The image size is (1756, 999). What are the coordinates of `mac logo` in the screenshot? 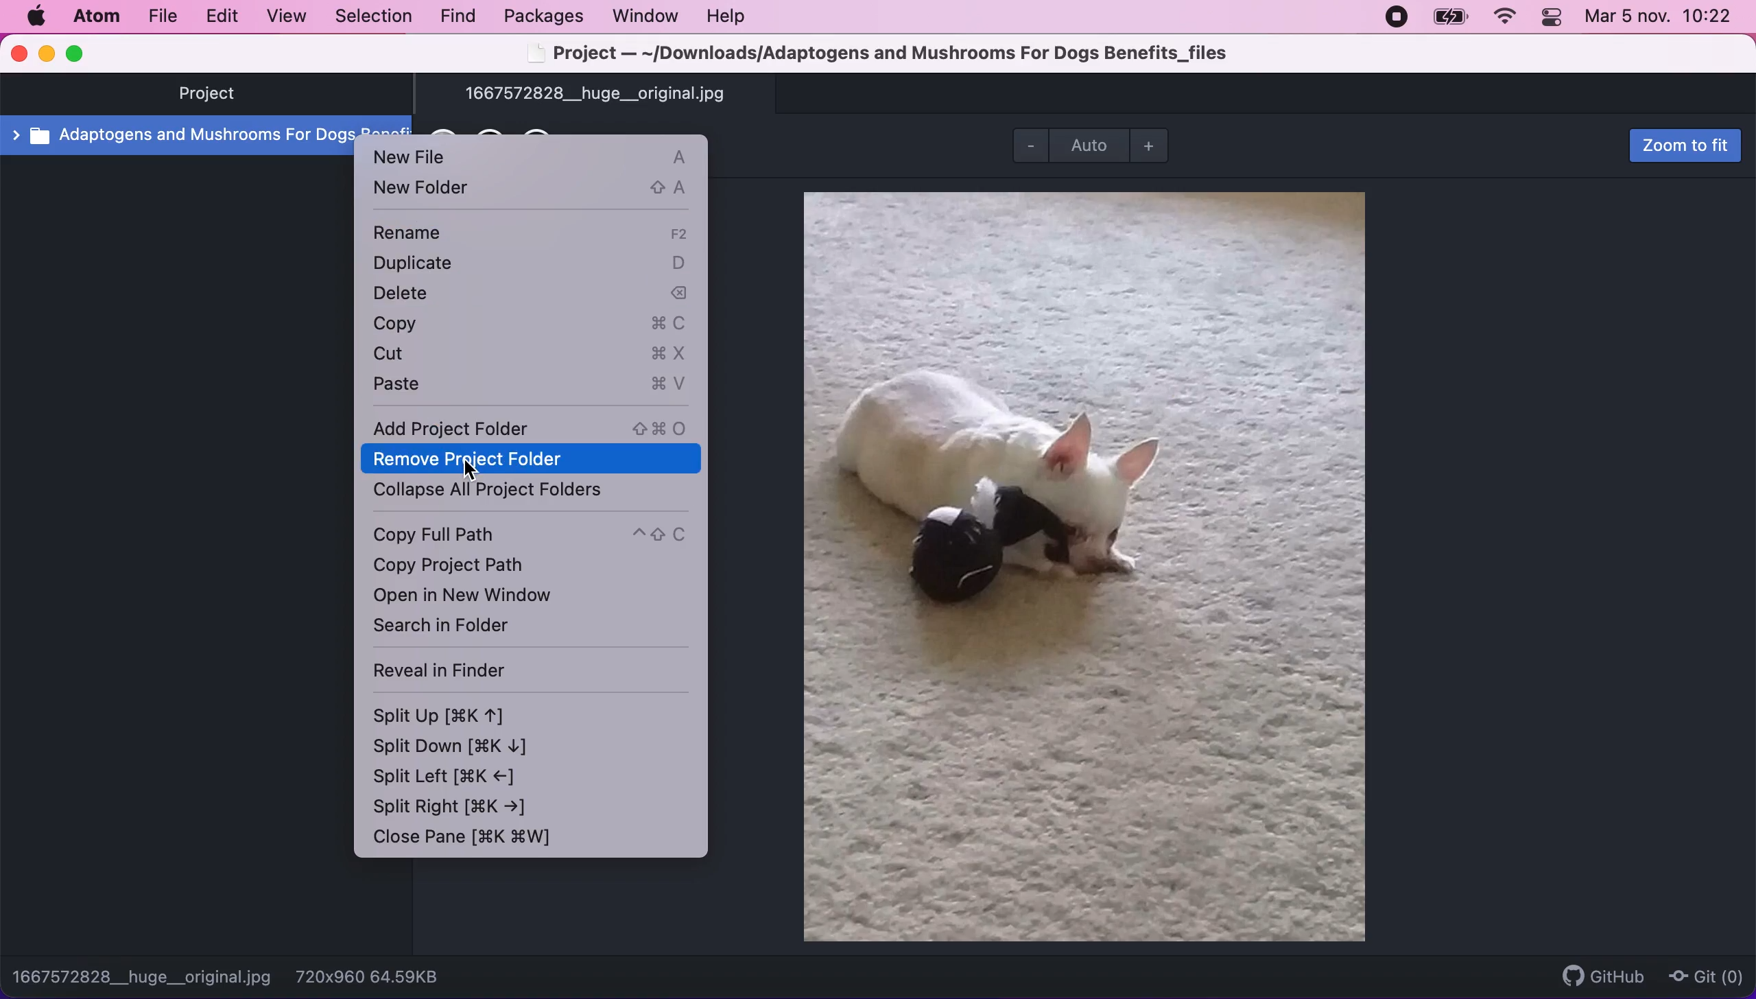 It's located at (35, 16).